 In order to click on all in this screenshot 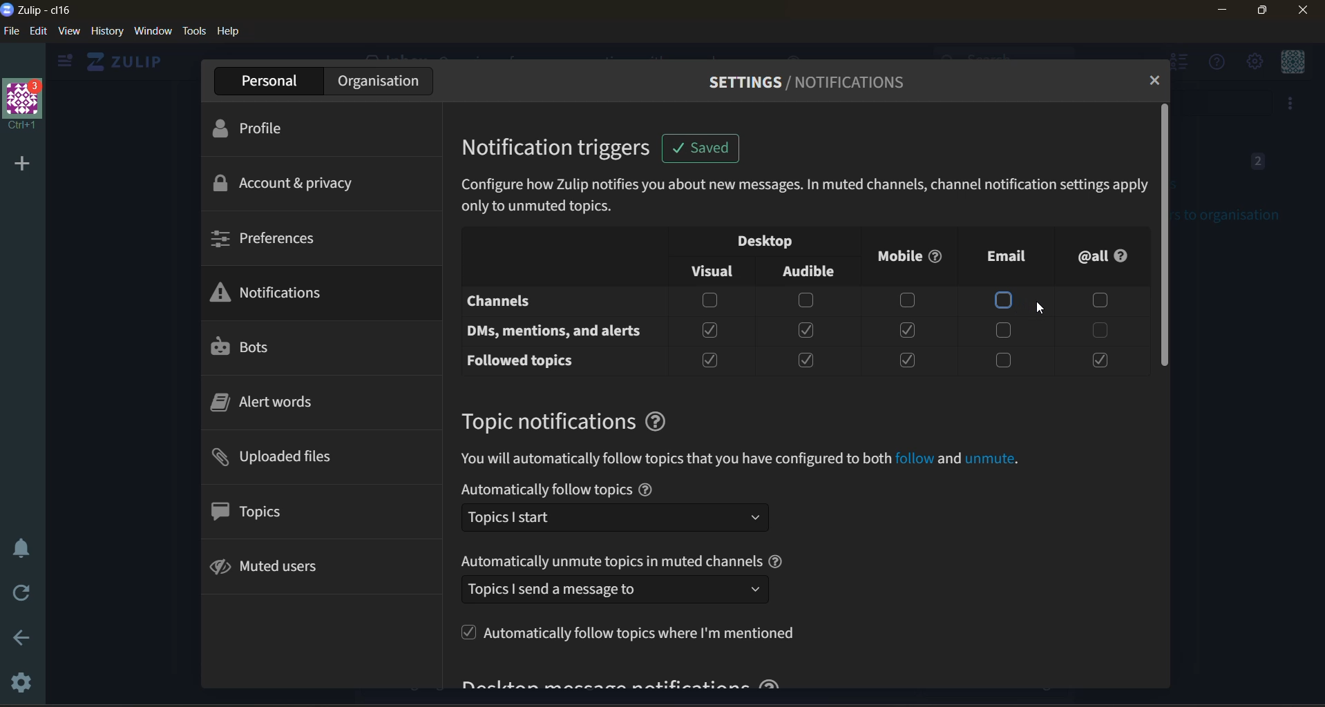, I will do `click(1104, 255)`.